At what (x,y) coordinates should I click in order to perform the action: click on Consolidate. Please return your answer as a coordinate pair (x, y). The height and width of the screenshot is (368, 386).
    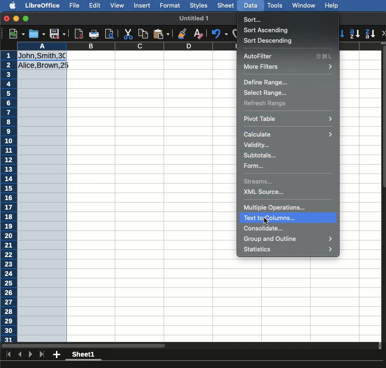
    Looking at the image, I should click on (264, 228).